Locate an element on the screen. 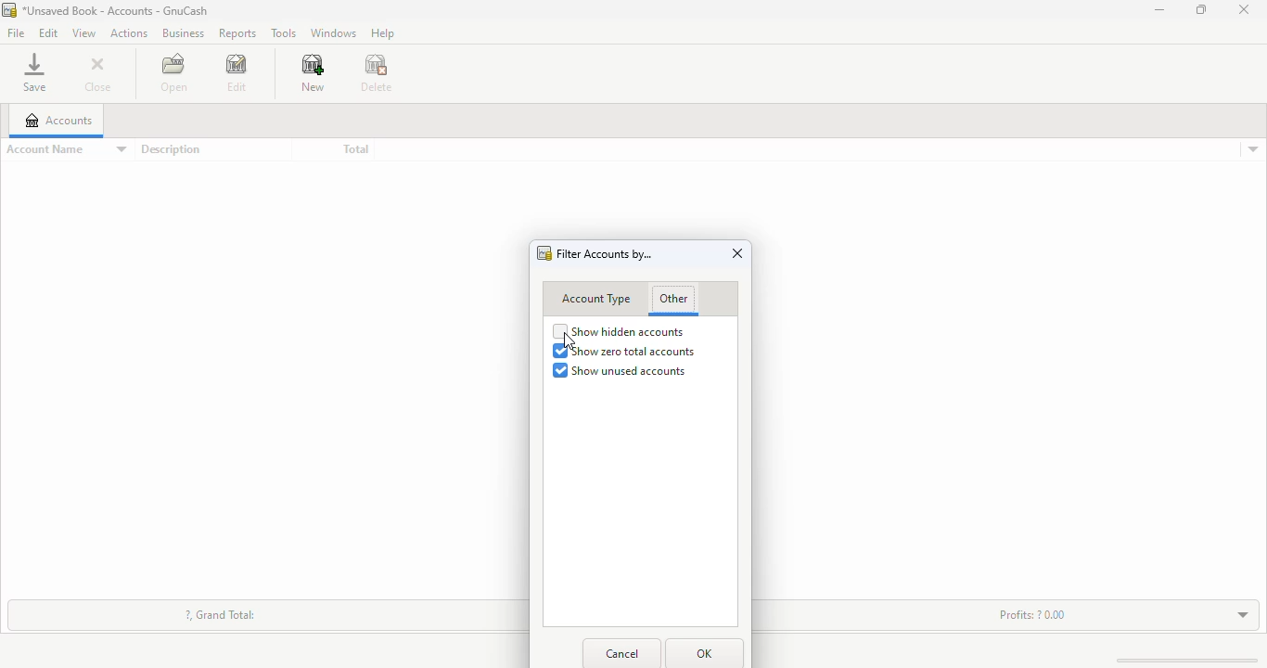 The image size is (1267, 668). description is located at coordinates (170, 149).